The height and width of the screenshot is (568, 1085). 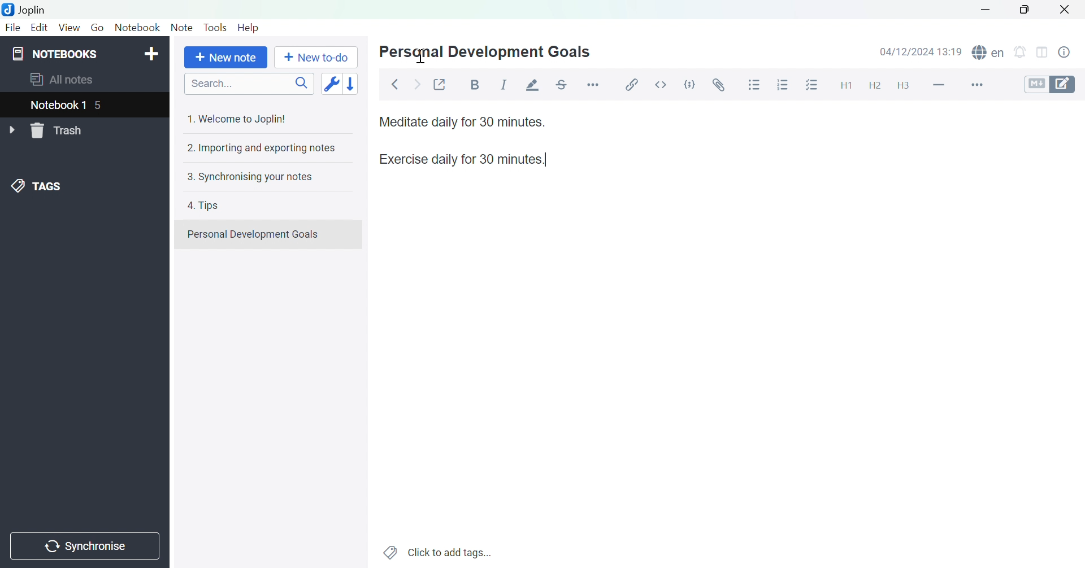 I want to click on Back, so click(x=395, y=84).